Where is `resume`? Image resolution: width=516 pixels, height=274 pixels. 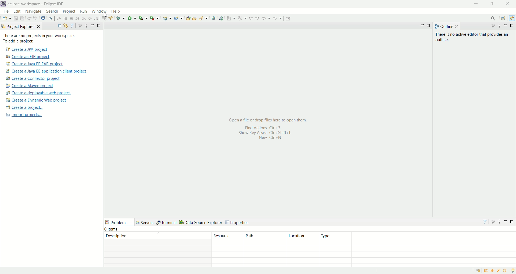 resume is located at coordinates (59, 18).